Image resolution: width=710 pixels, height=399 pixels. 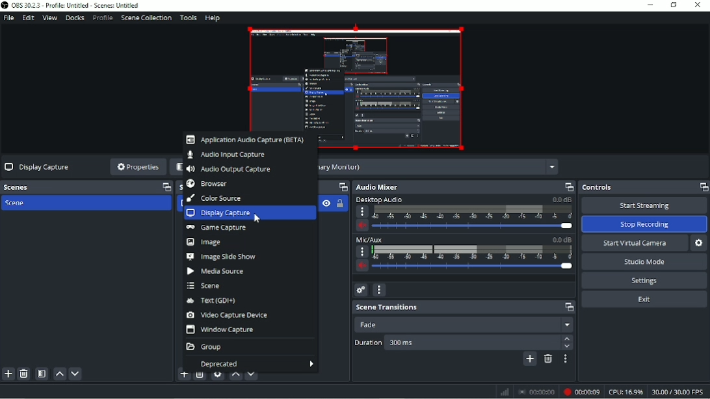 I want to click on Lock, so click(x=339, y=203).